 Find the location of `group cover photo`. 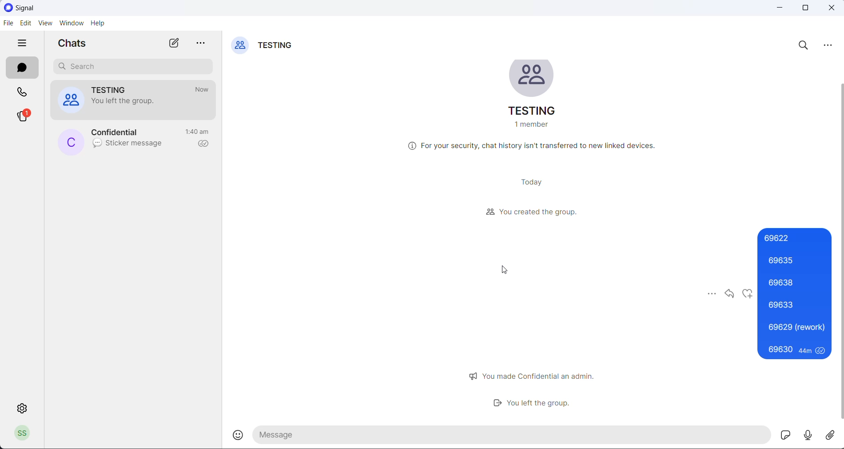

group cover photo is located at coordinates (240, 47).